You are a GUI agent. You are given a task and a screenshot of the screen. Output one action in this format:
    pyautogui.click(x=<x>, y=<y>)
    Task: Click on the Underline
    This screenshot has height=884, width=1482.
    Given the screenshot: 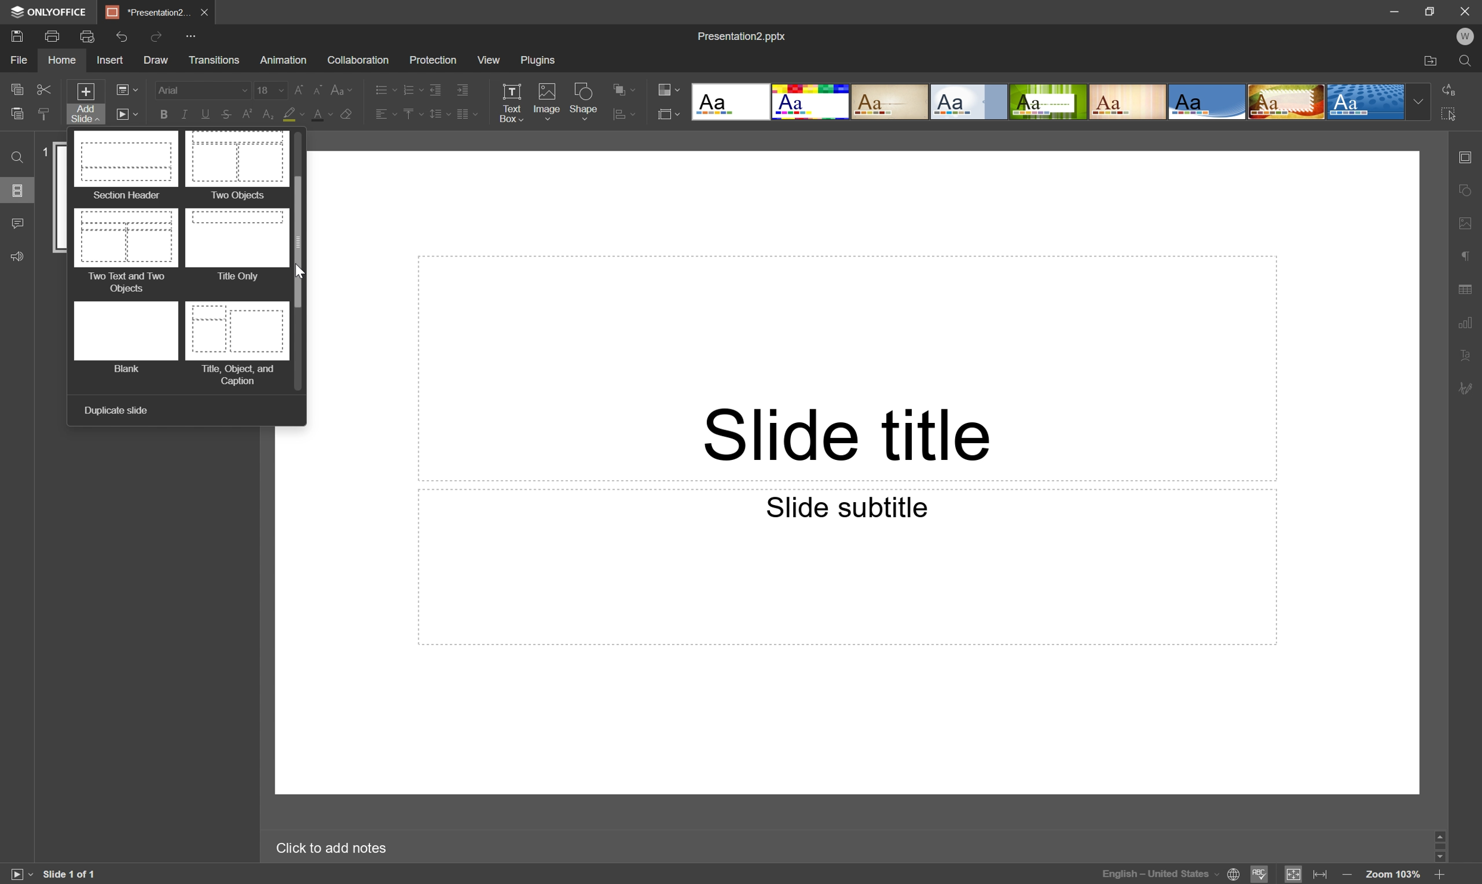 What is the action you would take?
    pyautogui.click(x=203, y=113)
    